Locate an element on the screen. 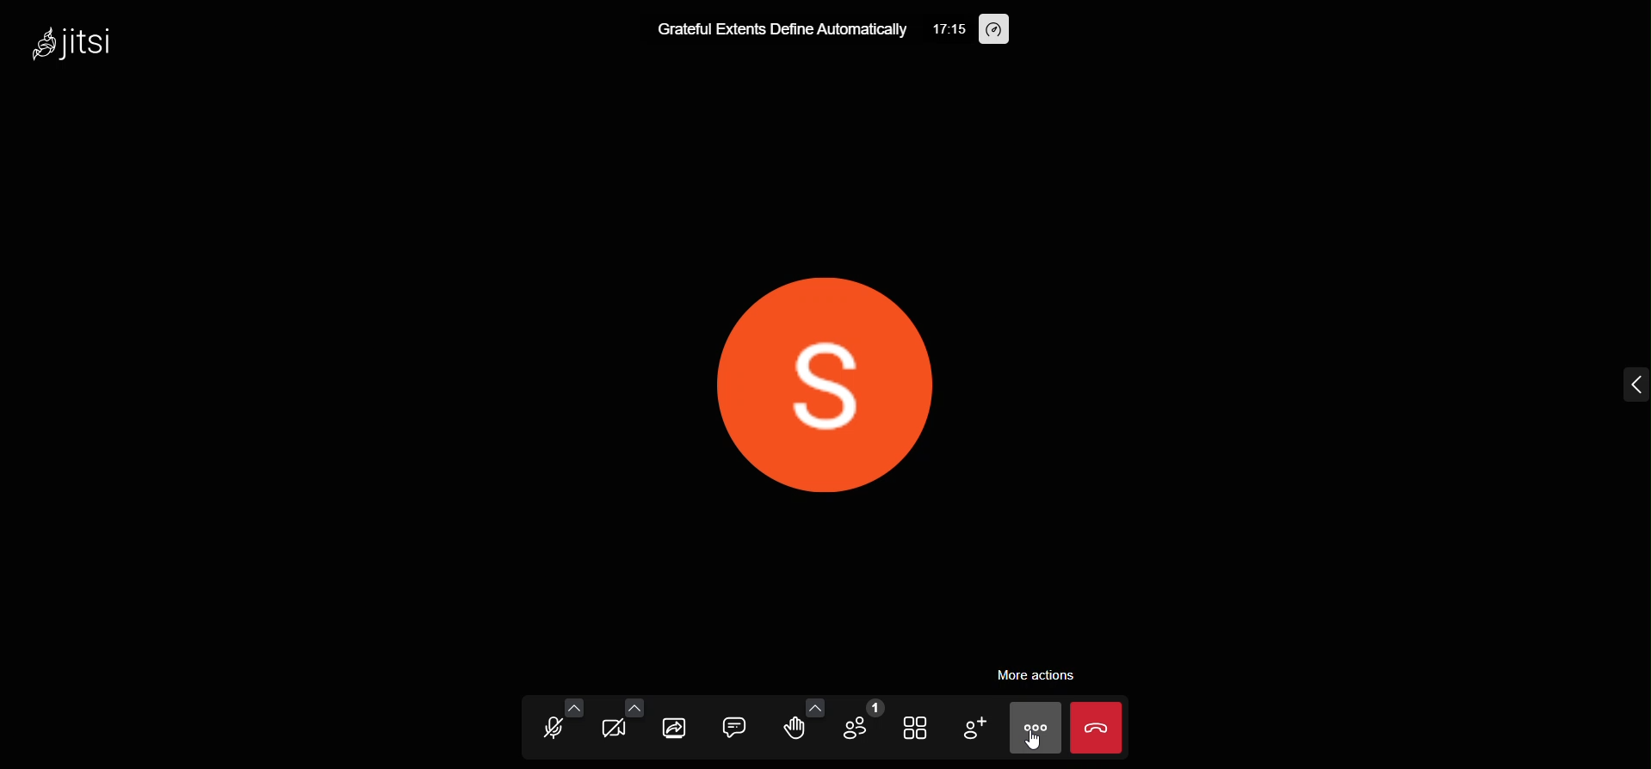 Image resolution: width=1651 pixels, height=769 pixels. raise hand is located at coordinates (796, 730).